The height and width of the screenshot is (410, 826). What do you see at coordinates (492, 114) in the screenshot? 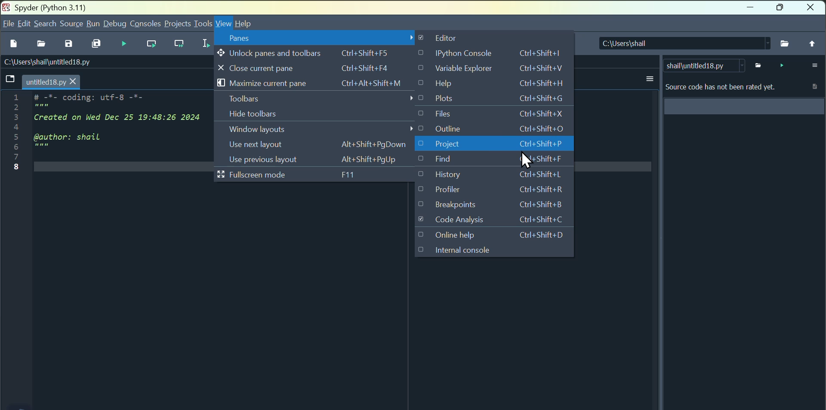
I see `files` at bounding box center [492, 114].